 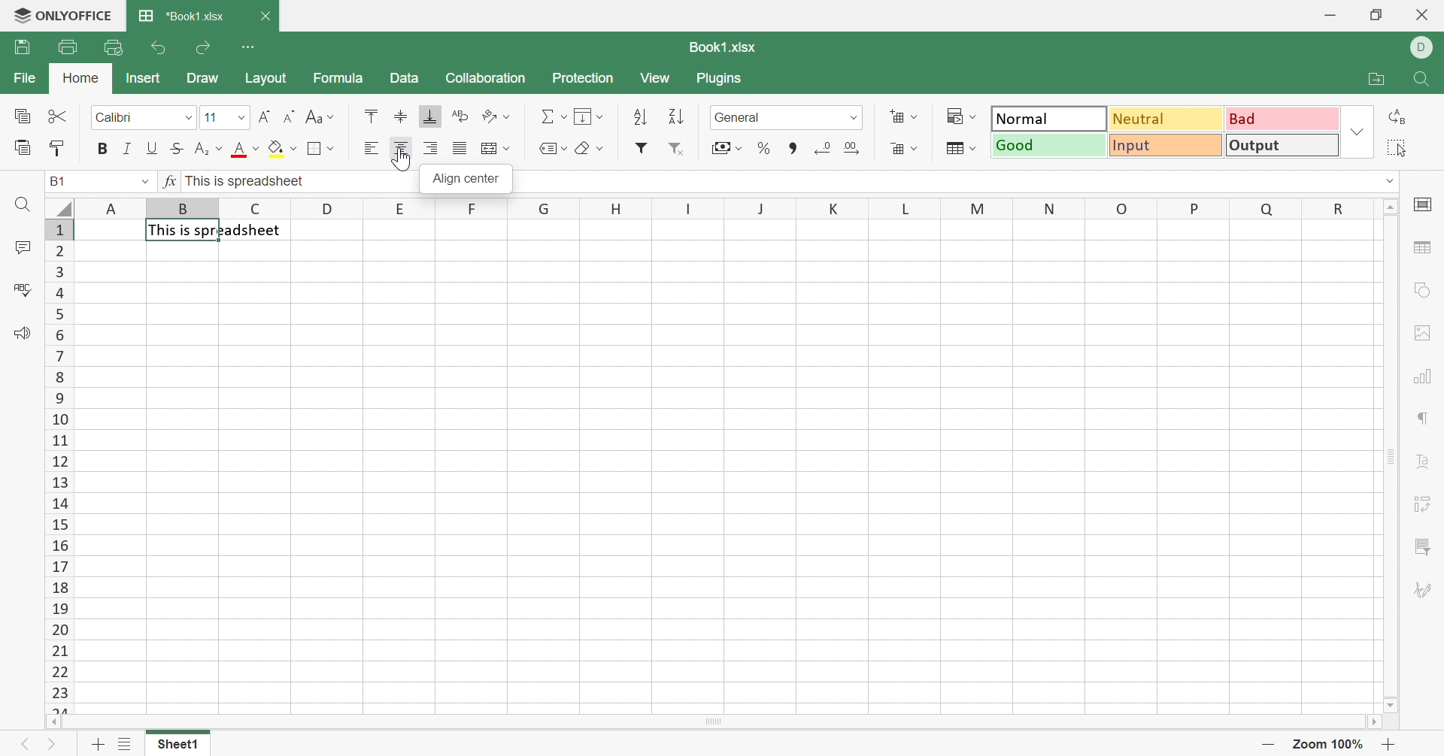 I want to click on Add sheets, so click(x=99, y=743).